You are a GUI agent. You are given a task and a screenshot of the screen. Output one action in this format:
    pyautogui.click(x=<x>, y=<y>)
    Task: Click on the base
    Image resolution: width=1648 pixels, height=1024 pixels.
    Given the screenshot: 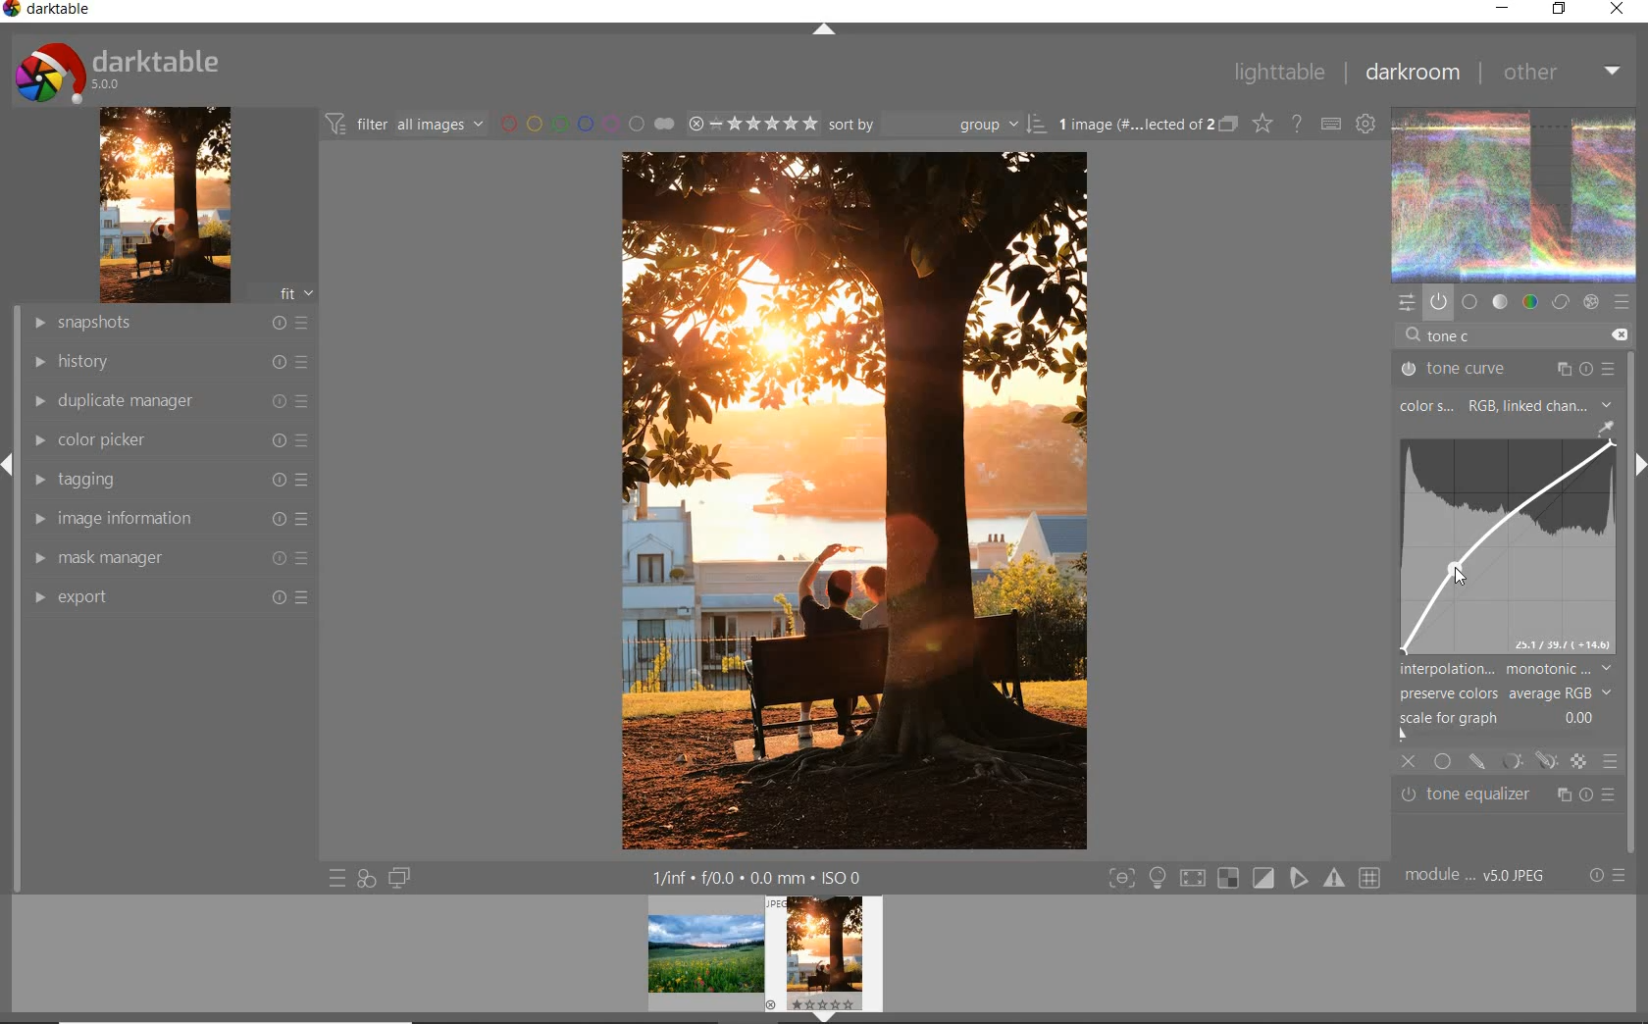 What is the action you would take?
    pyautogui.click(x=1469, y=301)
    